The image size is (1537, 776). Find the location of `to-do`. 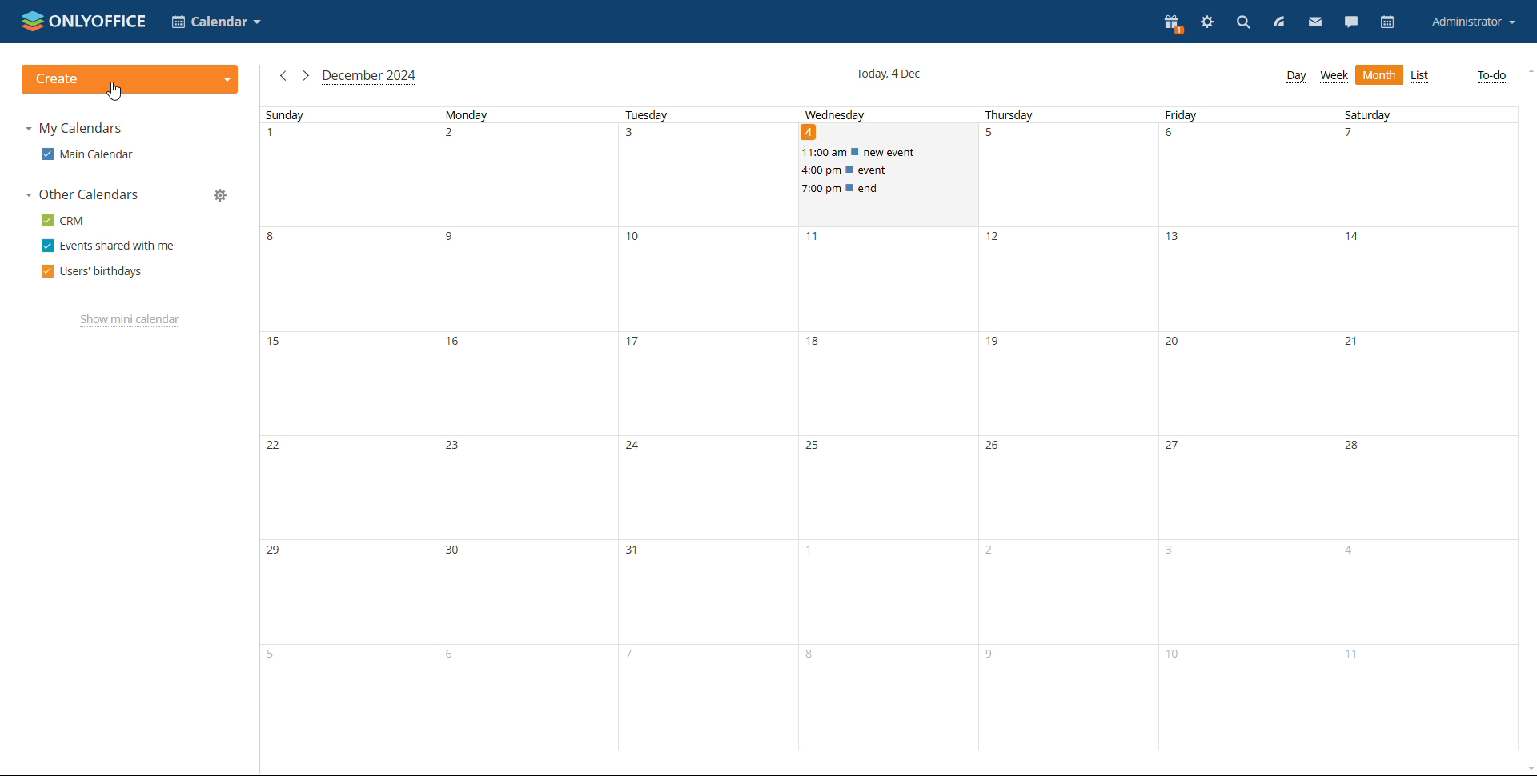

to-do is located at coordinates (1491, 77).